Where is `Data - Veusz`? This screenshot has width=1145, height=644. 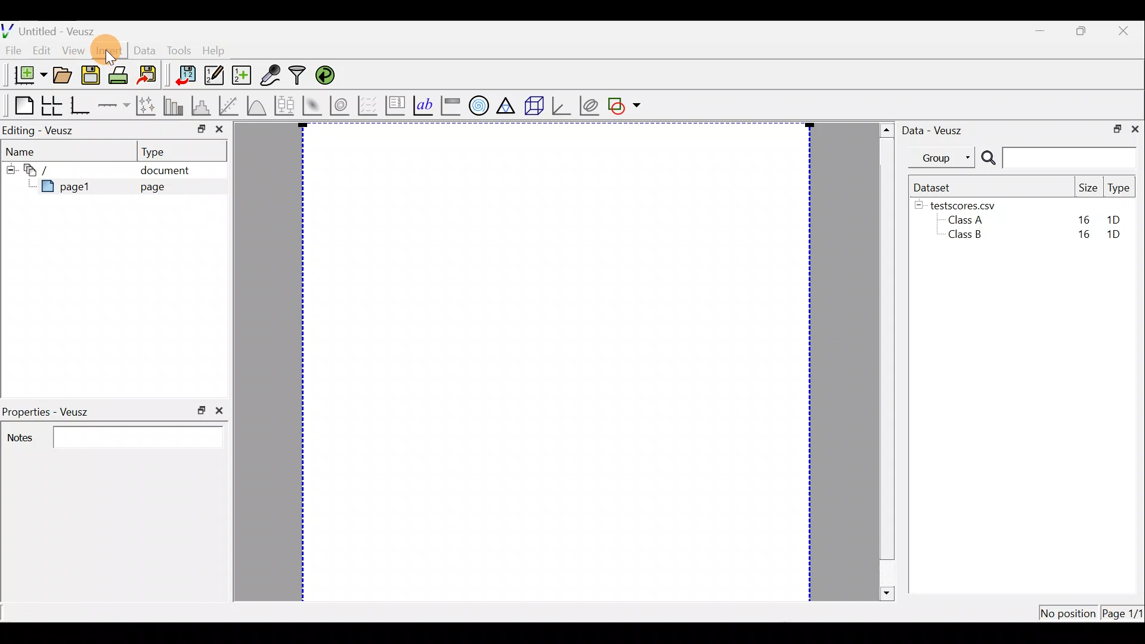 Data - Veusz is located at coordinates (939, 130).